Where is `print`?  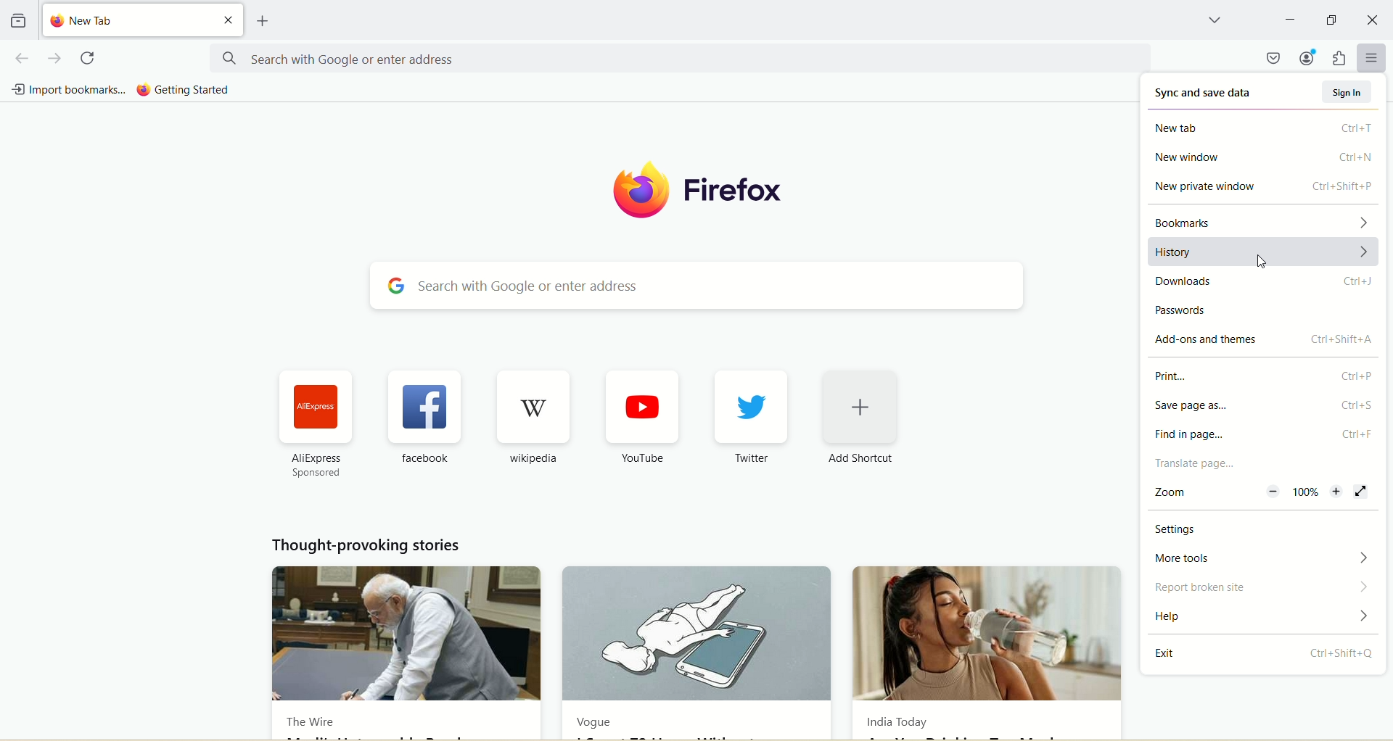
print is located at coordinates (1261, 373).